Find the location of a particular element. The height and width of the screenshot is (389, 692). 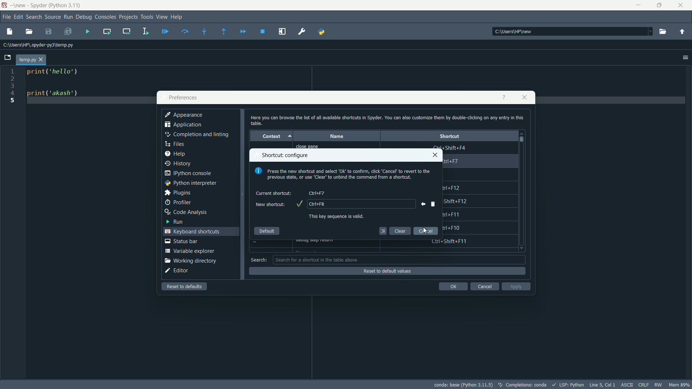

remove last key sequence is located at coordinates (421, 204).